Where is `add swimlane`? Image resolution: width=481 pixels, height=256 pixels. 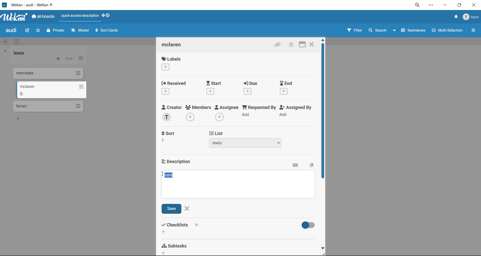
add swimlane is located at coordinates (7, 42).